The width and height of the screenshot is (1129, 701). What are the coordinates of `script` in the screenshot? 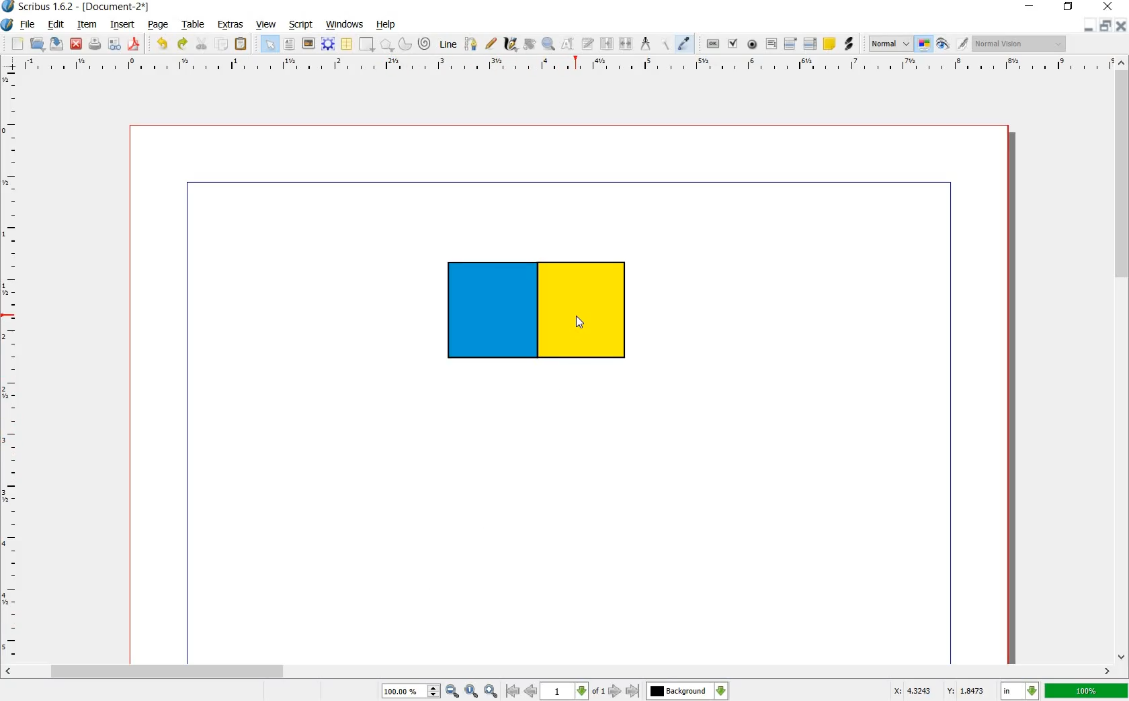 It's located at (302, 25).